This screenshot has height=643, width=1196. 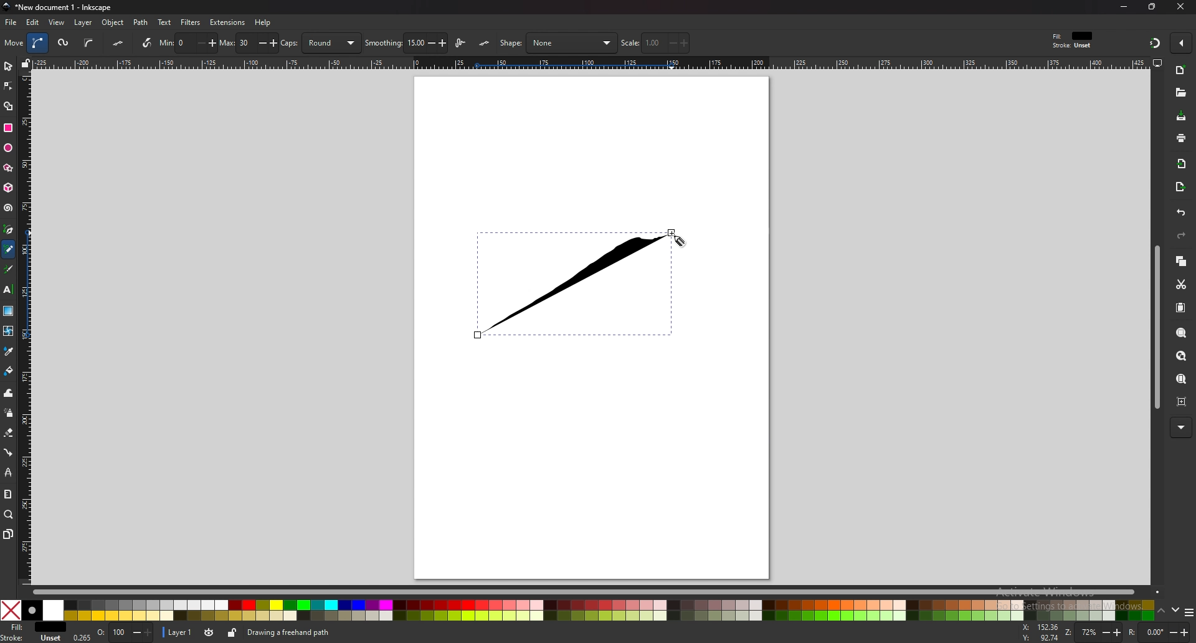 I want to click on color picker, so click(x=9, y=351).